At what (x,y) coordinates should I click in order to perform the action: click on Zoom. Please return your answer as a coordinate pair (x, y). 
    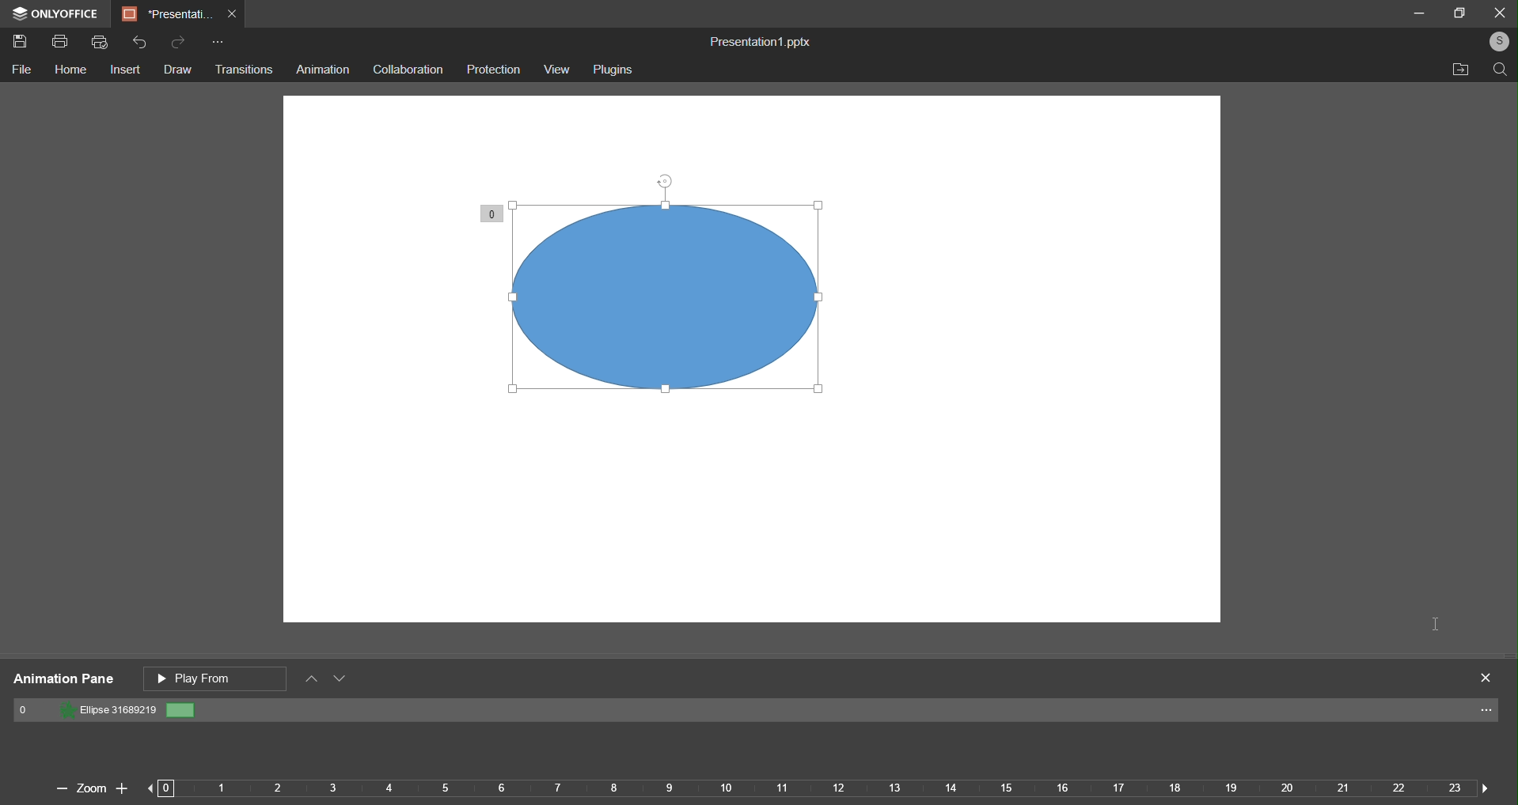
    Looking at the image, I should click on (89, 788).